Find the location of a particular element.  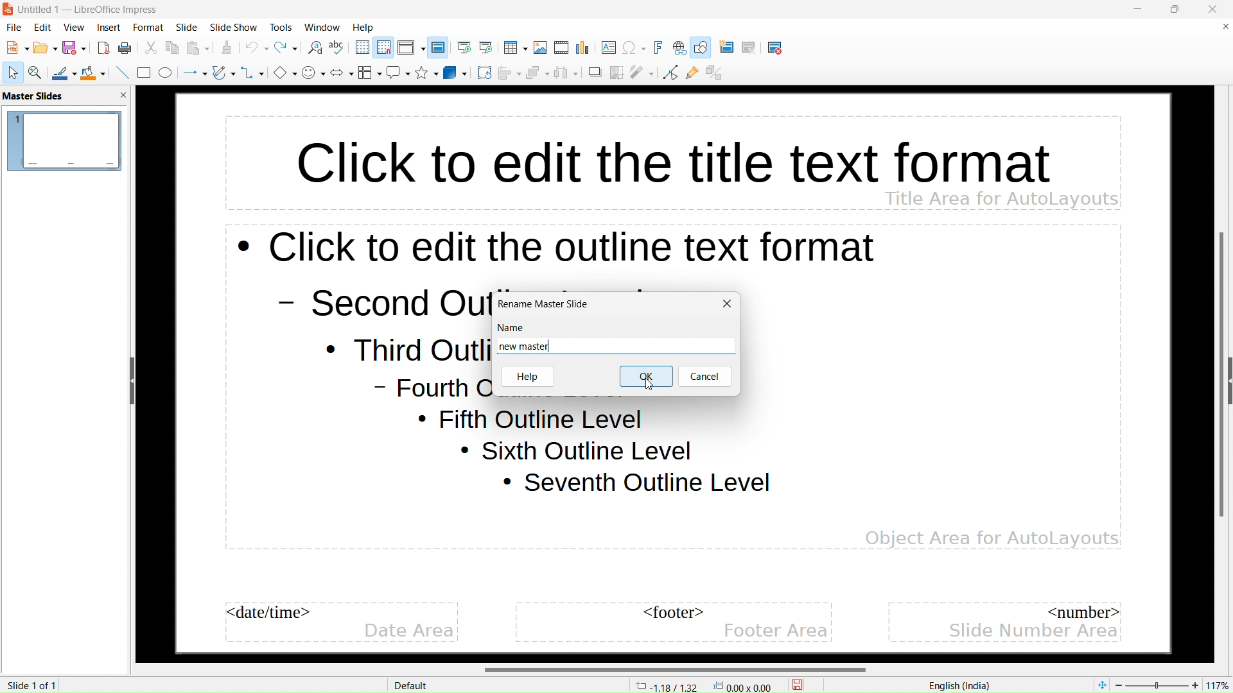

toggle point edit mode is located at coordinates (670, 73).